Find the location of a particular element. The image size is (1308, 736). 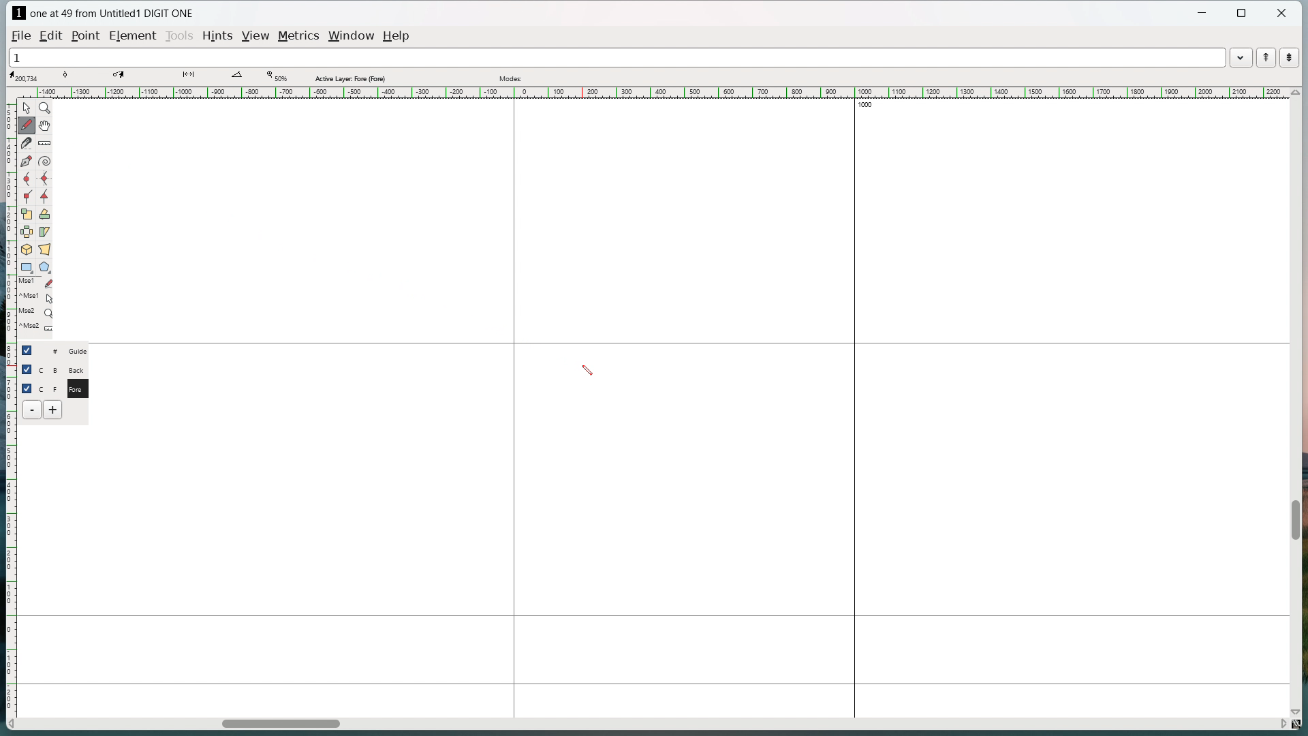

add a corner point is located at coordinates (27, 196).